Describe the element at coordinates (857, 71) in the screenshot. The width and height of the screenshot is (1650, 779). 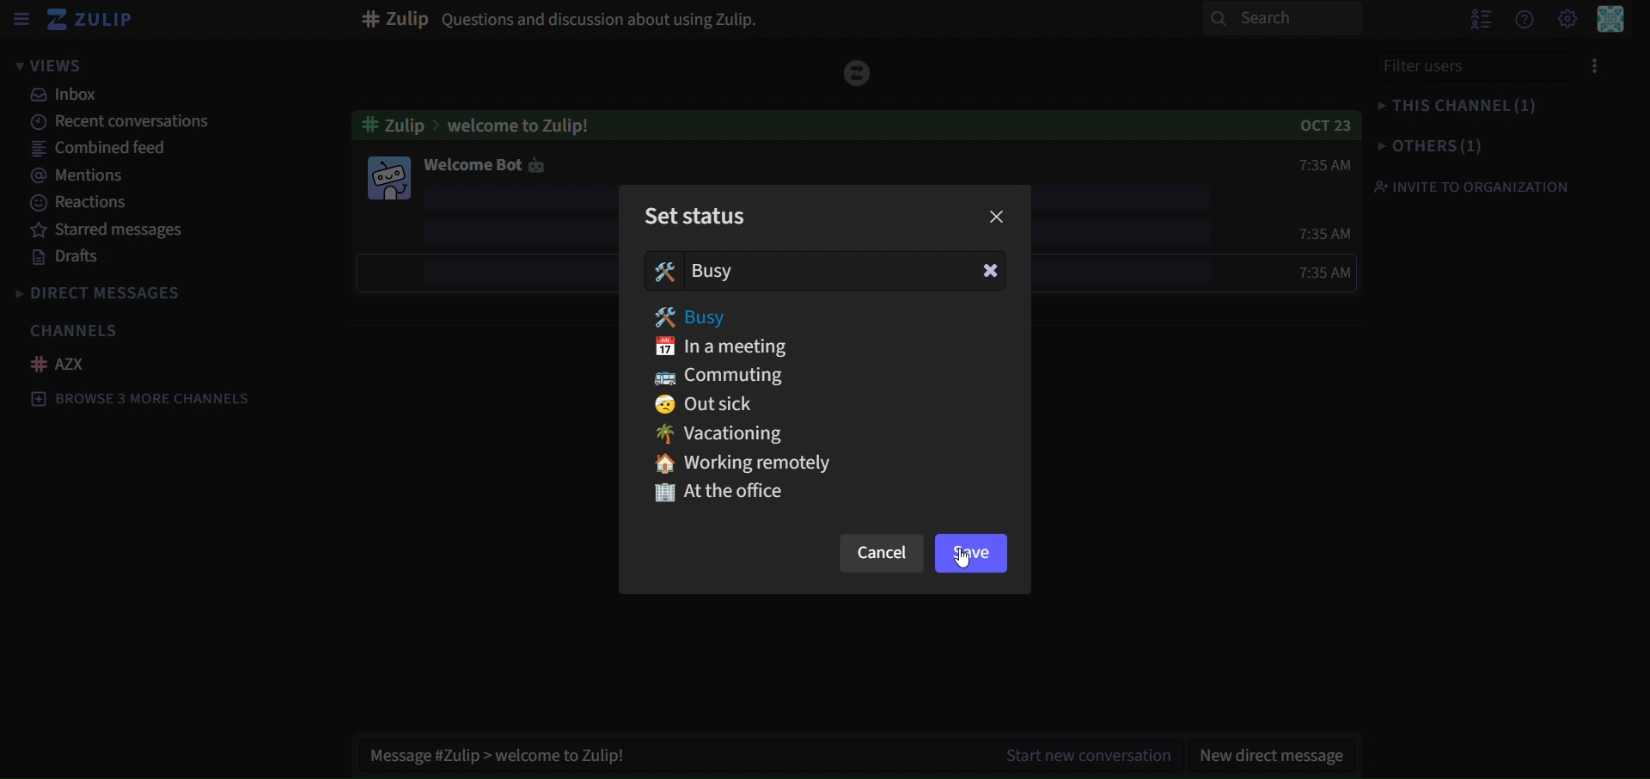
I see `icon` at that location.